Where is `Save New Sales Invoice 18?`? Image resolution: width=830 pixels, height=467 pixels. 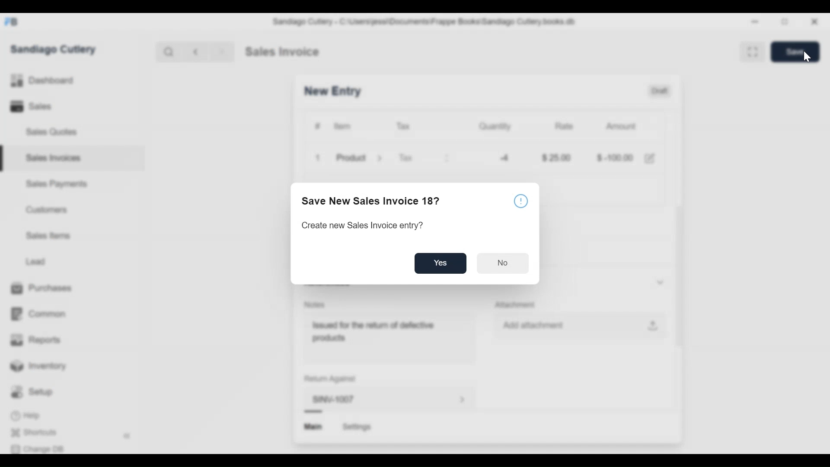 Save New Sales Invoice 18? is located at coordinates (370, 201).